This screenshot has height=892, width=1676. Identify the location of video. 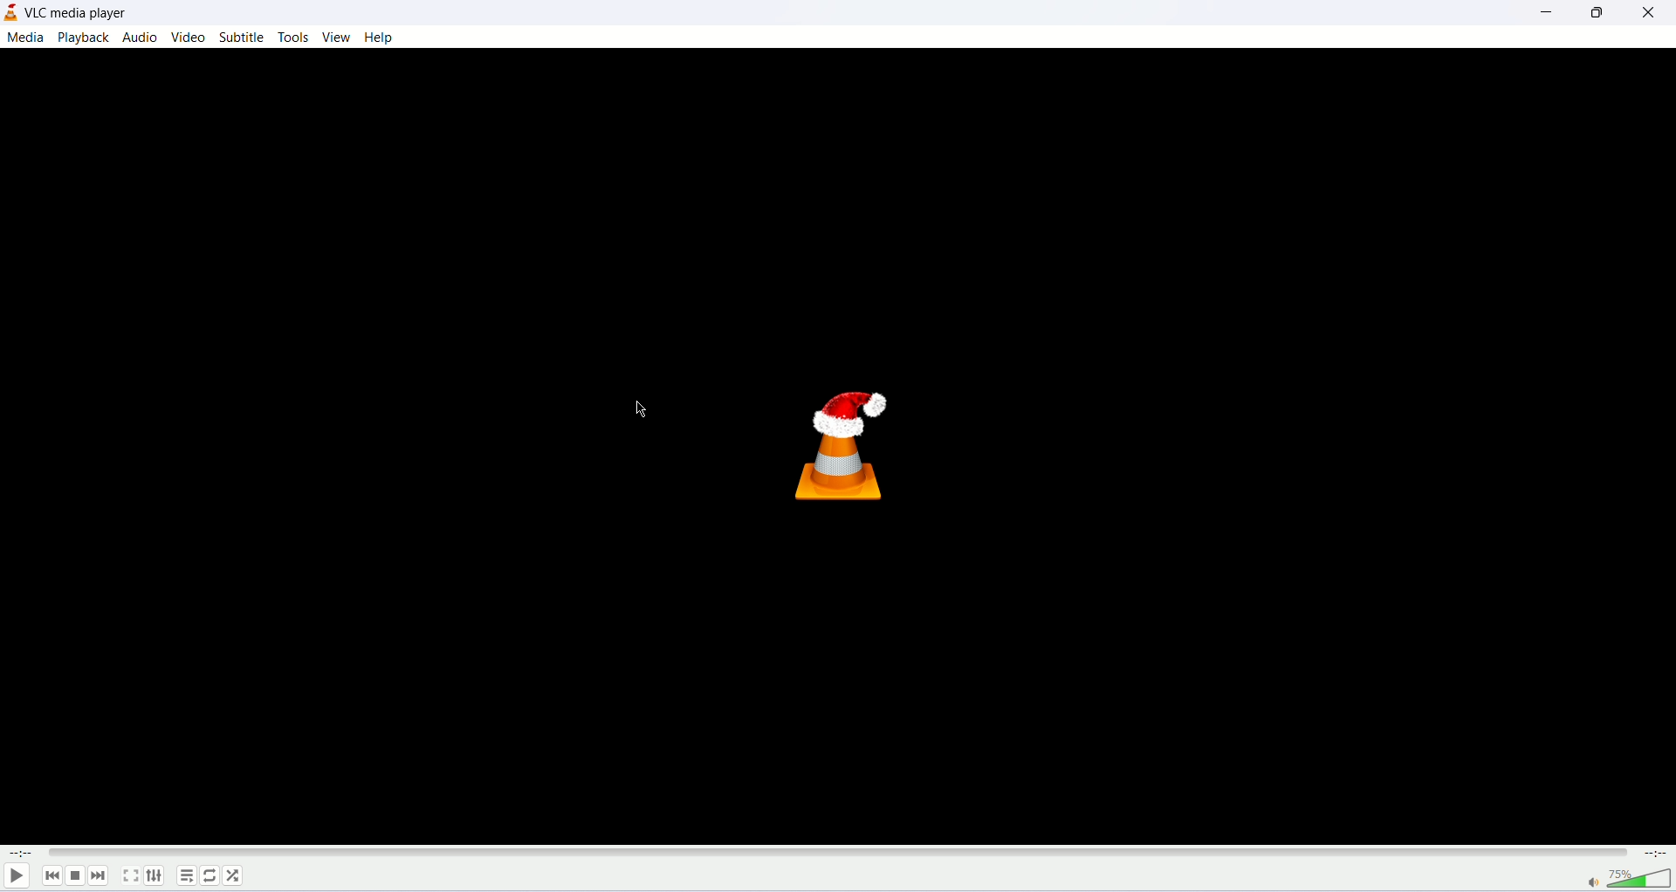
(189, 38).